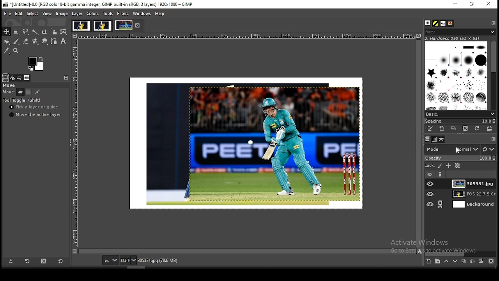 This screenshot has width=499, height=281. I want to click on duplicate layer, so click(463, 261).